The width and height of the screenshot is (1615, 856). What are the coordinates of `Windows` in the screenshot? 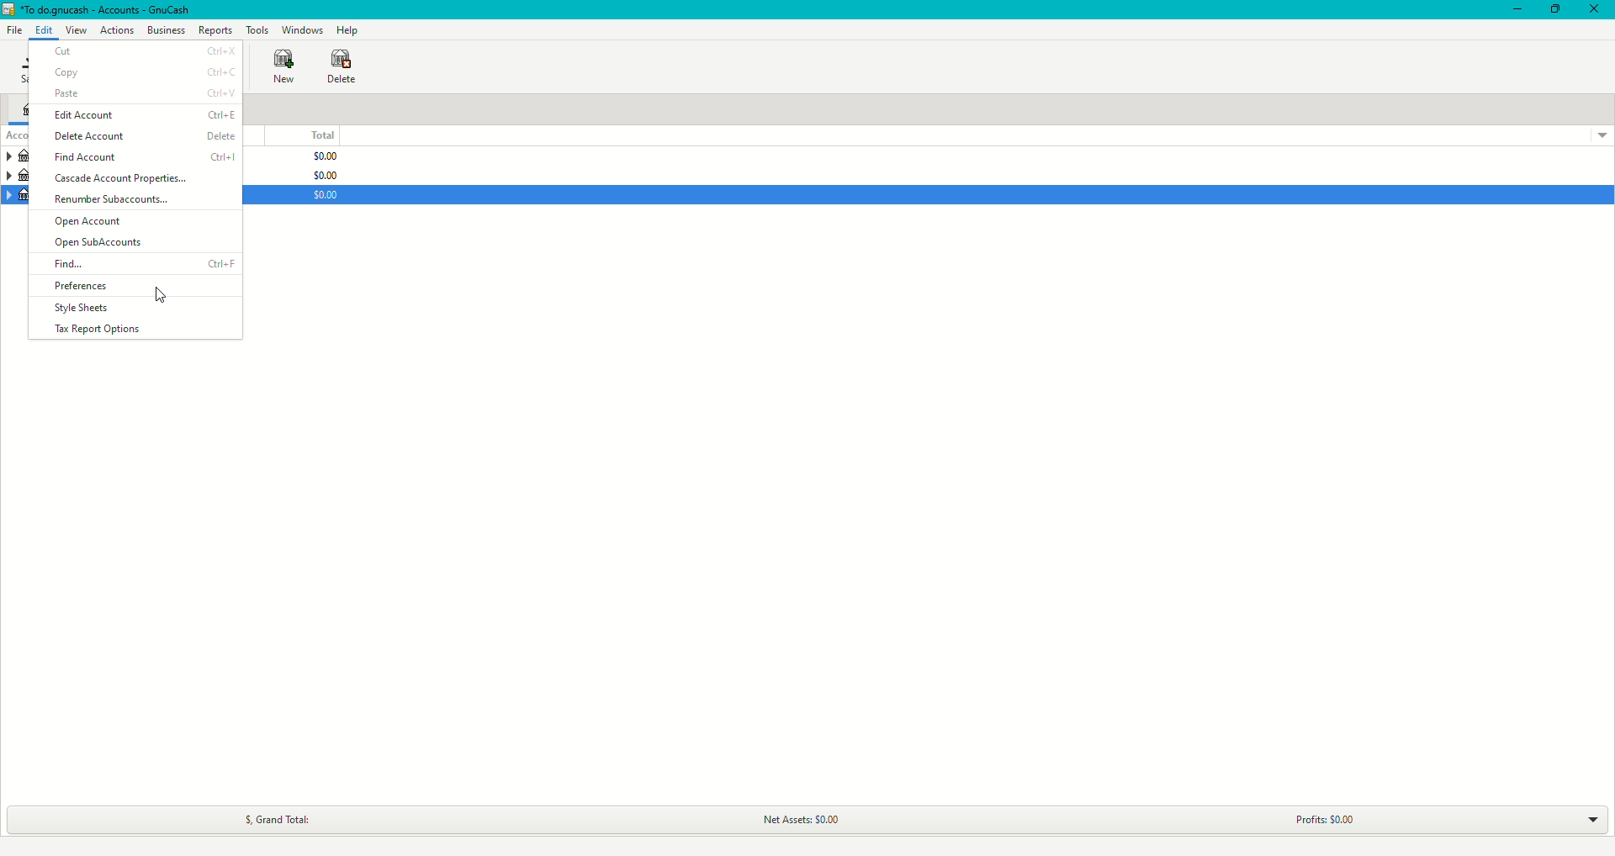 It's located at (303, 29).